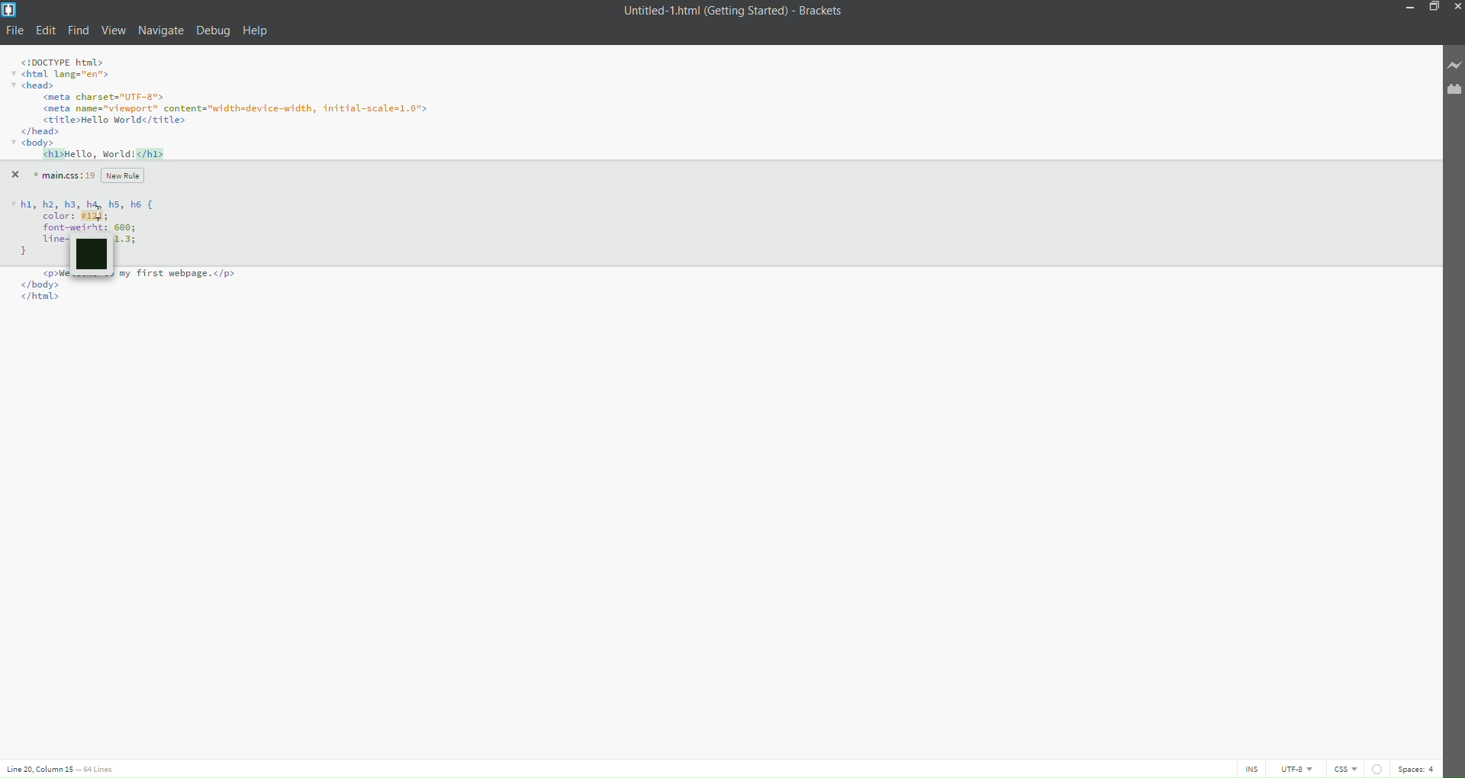  Describe the element at coordinates (161, 28) in the screenshot. I see `navigate` at that location.